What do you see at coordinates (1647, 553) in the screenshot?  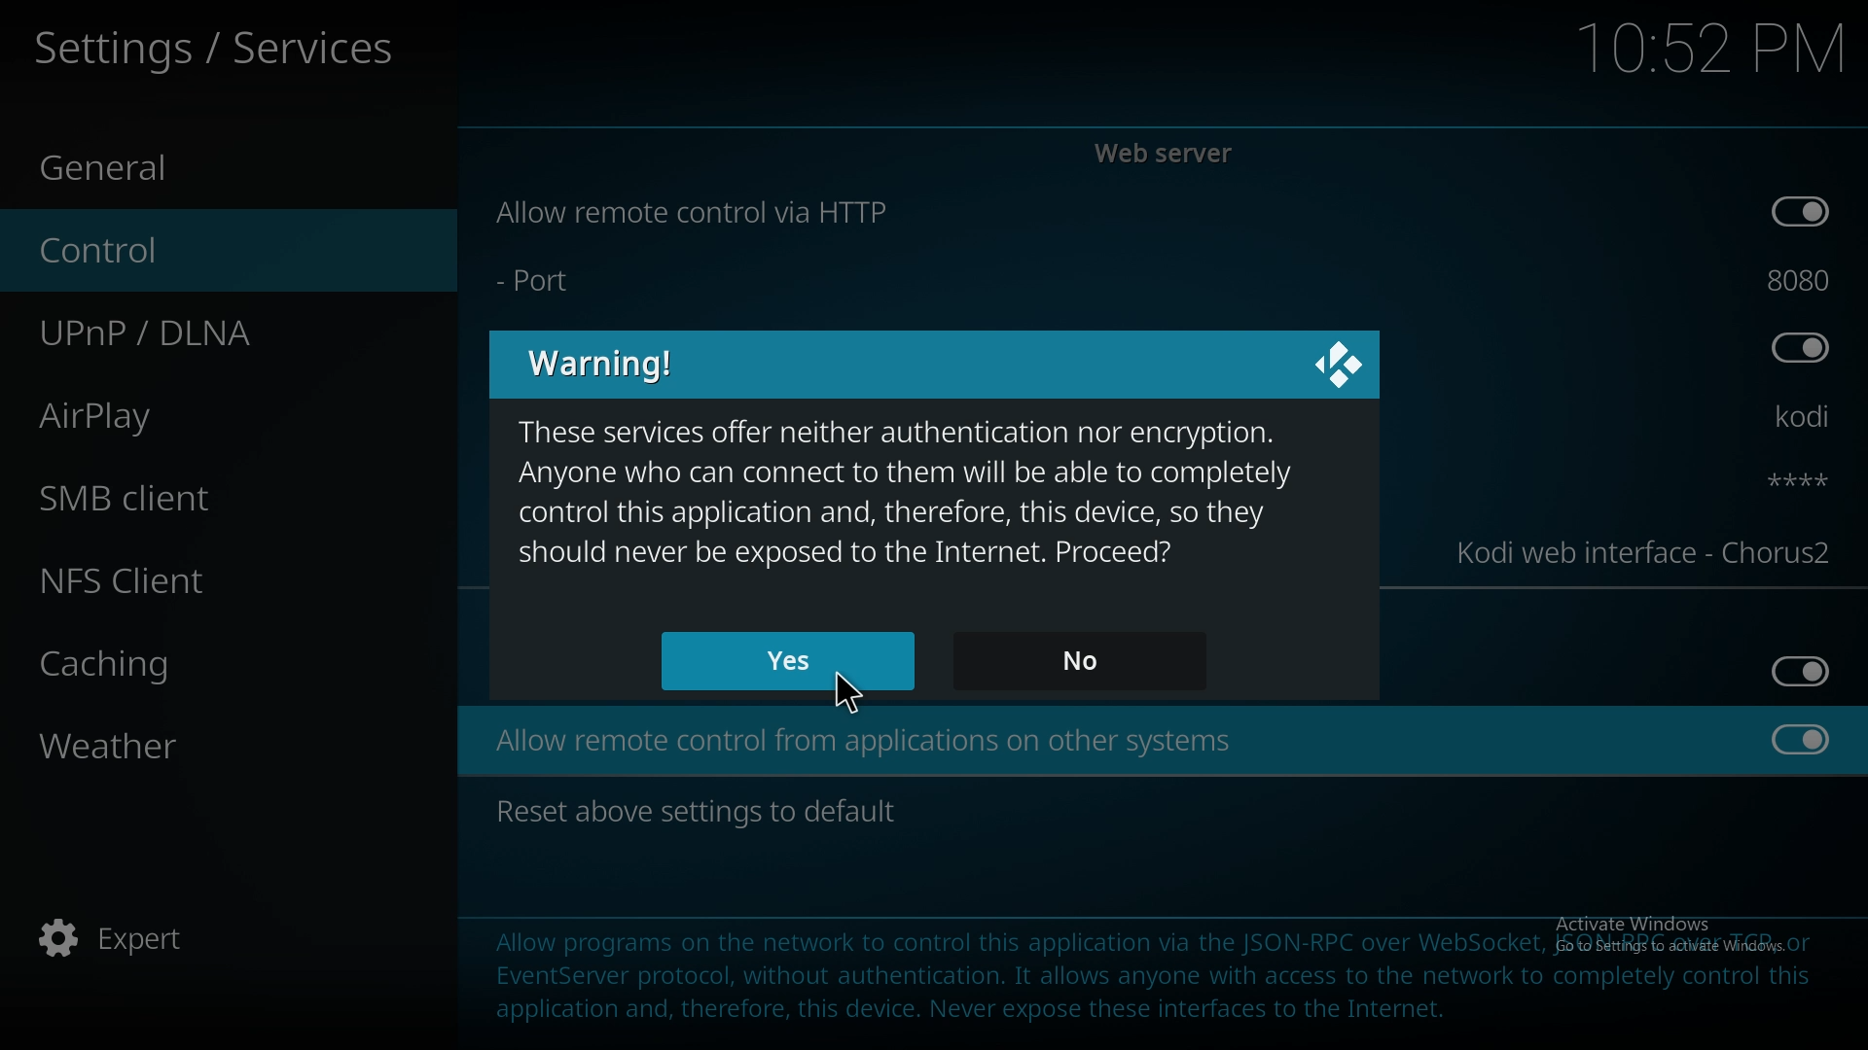 I see `web interface` at bounding box center [1647, 553].